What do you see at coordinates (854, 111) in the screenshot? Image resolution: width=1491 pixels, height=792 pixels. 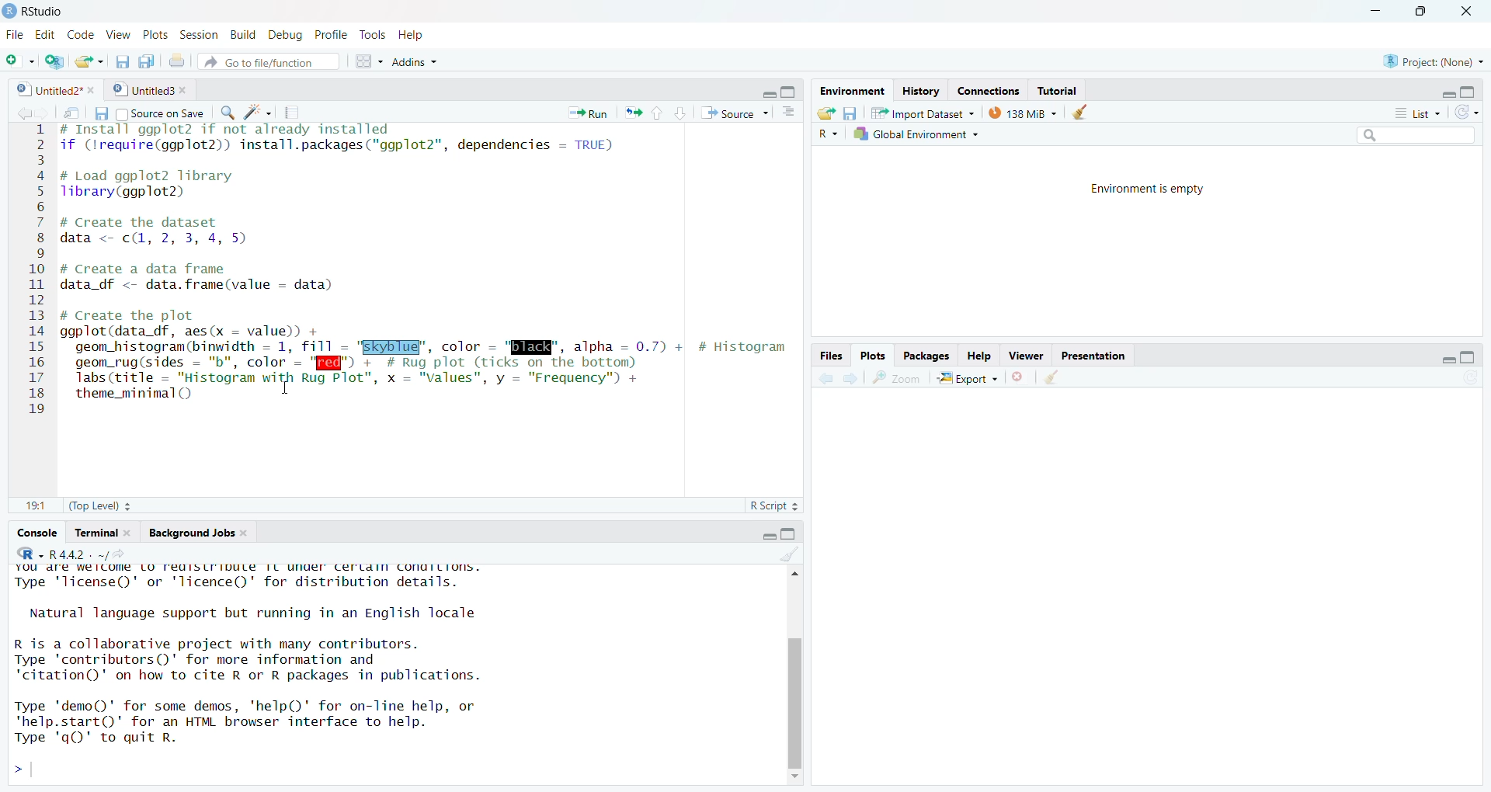 I see `Save` at bounding box center [854, 111].